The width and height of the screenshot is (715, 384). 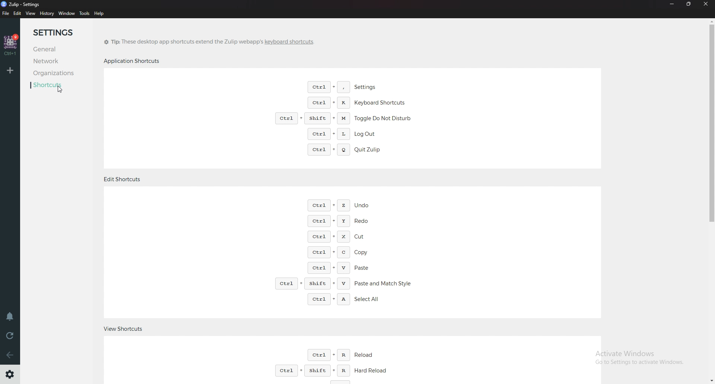 What do you see at coordinates (68, 13) in the screenshot?
I see `Window` at bounding box center [68, 13].